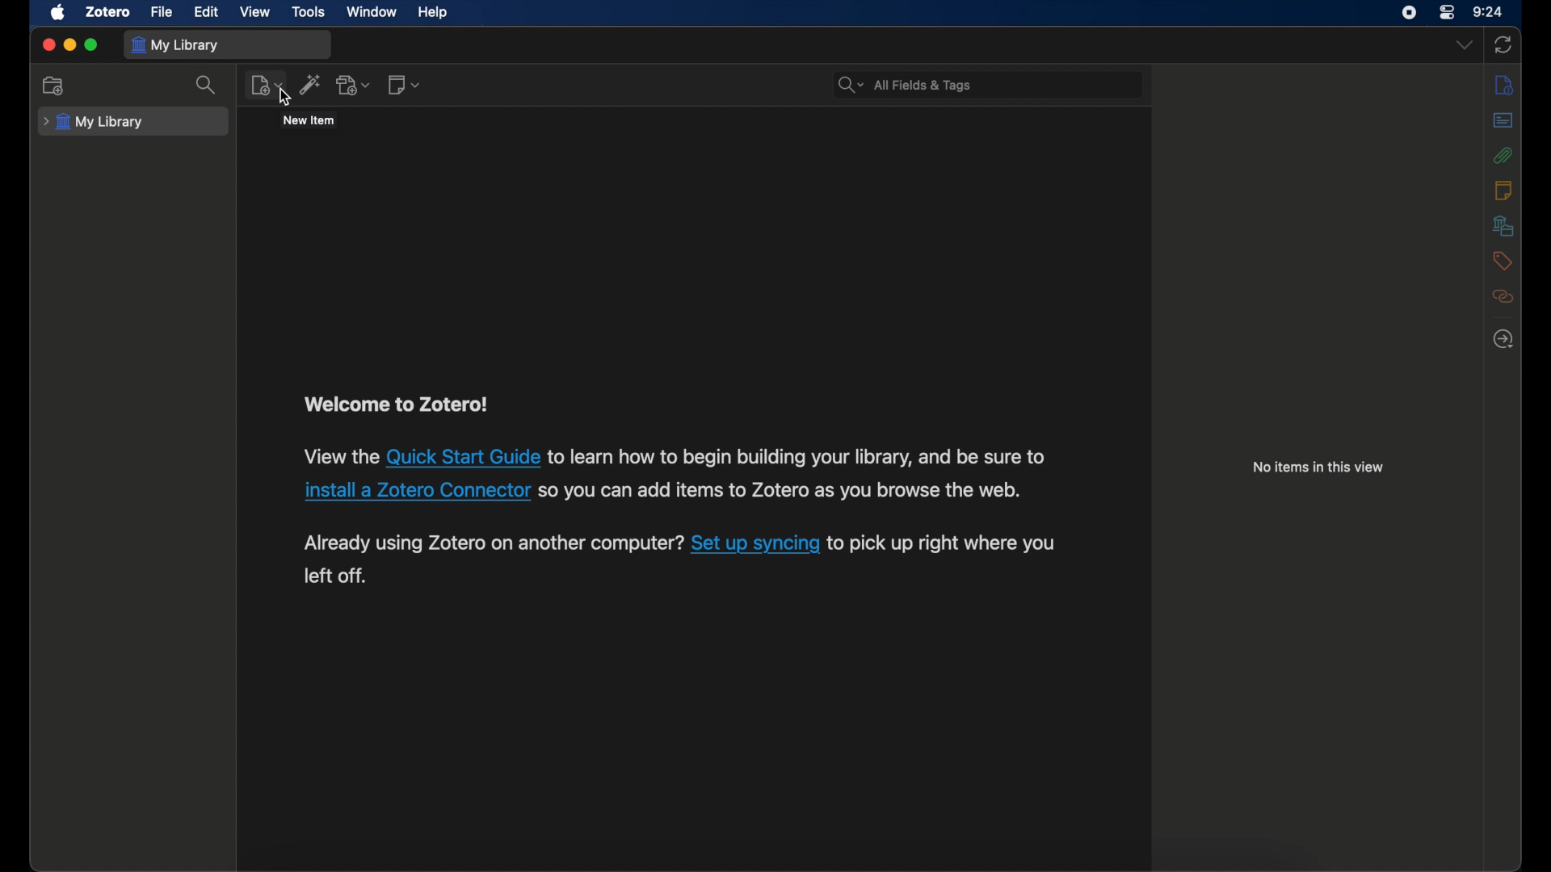  What do you see at coordinates (1504, 155) in the screenshot?
I see `attachments` at bounding box center [1504, 155].